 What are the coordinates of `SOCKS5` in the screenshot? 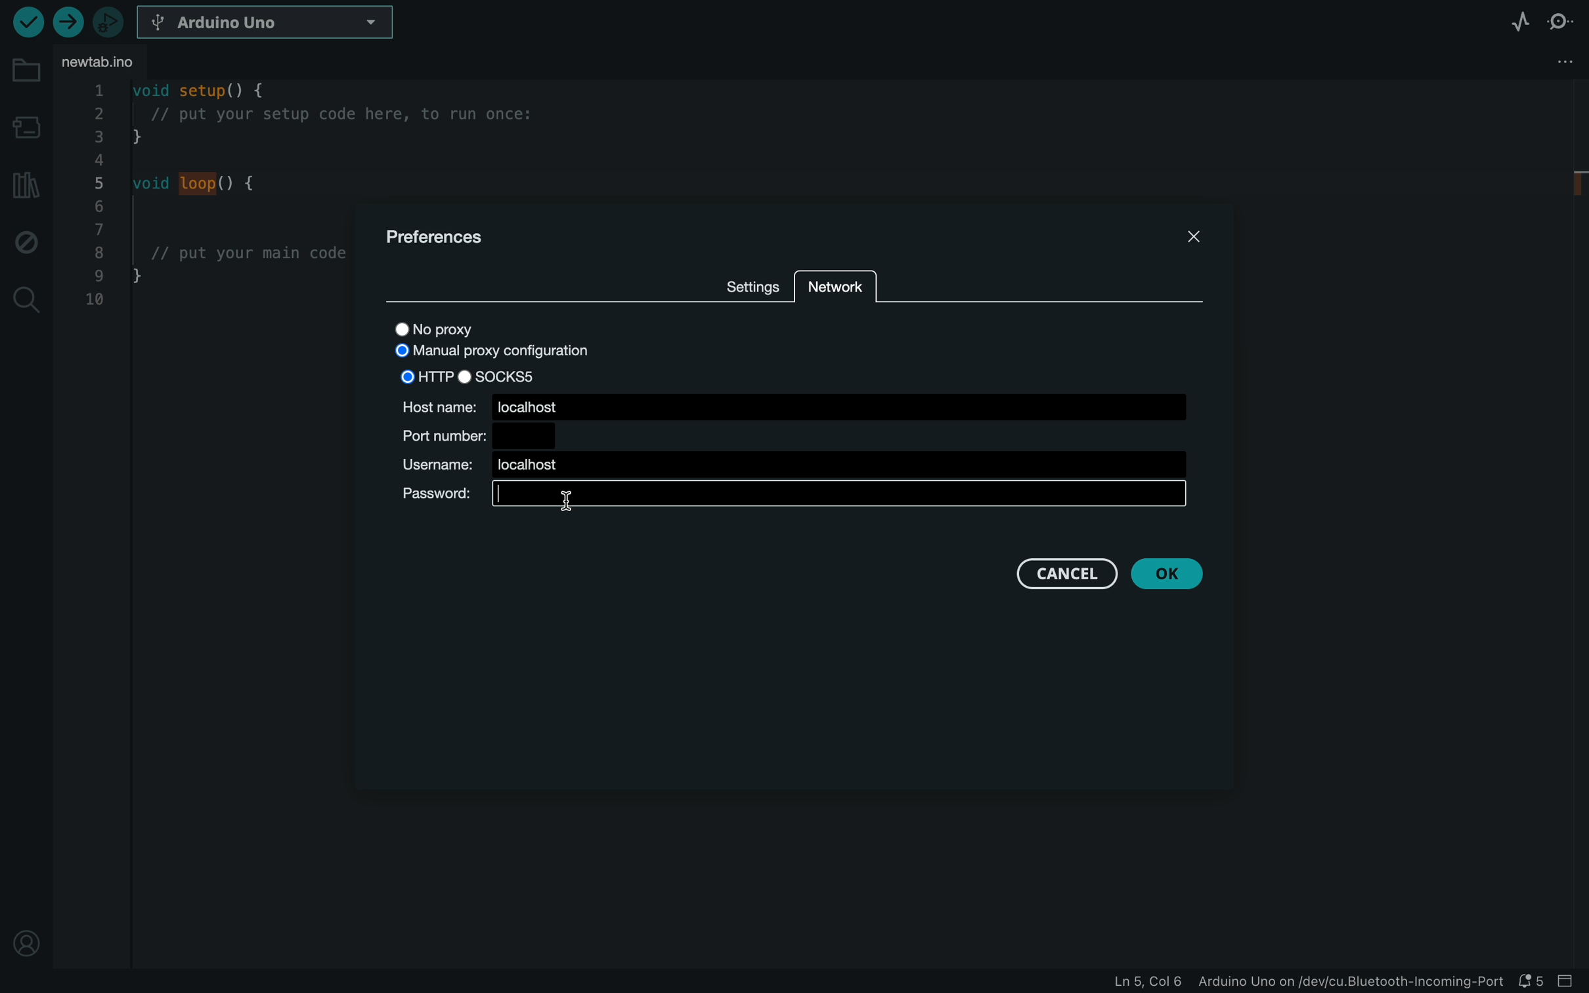 It's located at (501, 376).